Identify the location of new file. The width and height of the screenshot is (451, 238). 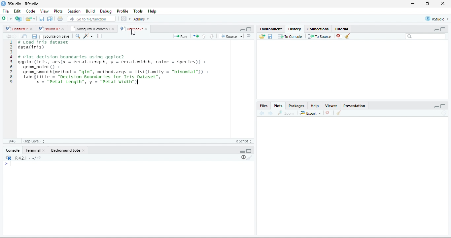
(7, 18).